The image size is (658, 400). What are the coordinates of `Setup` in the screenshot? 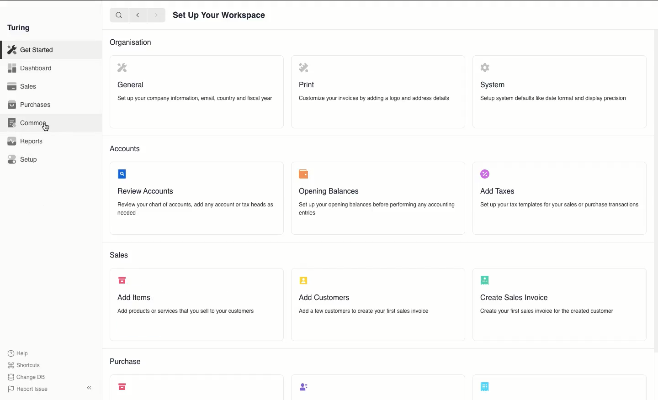 It's located at (25, 160).